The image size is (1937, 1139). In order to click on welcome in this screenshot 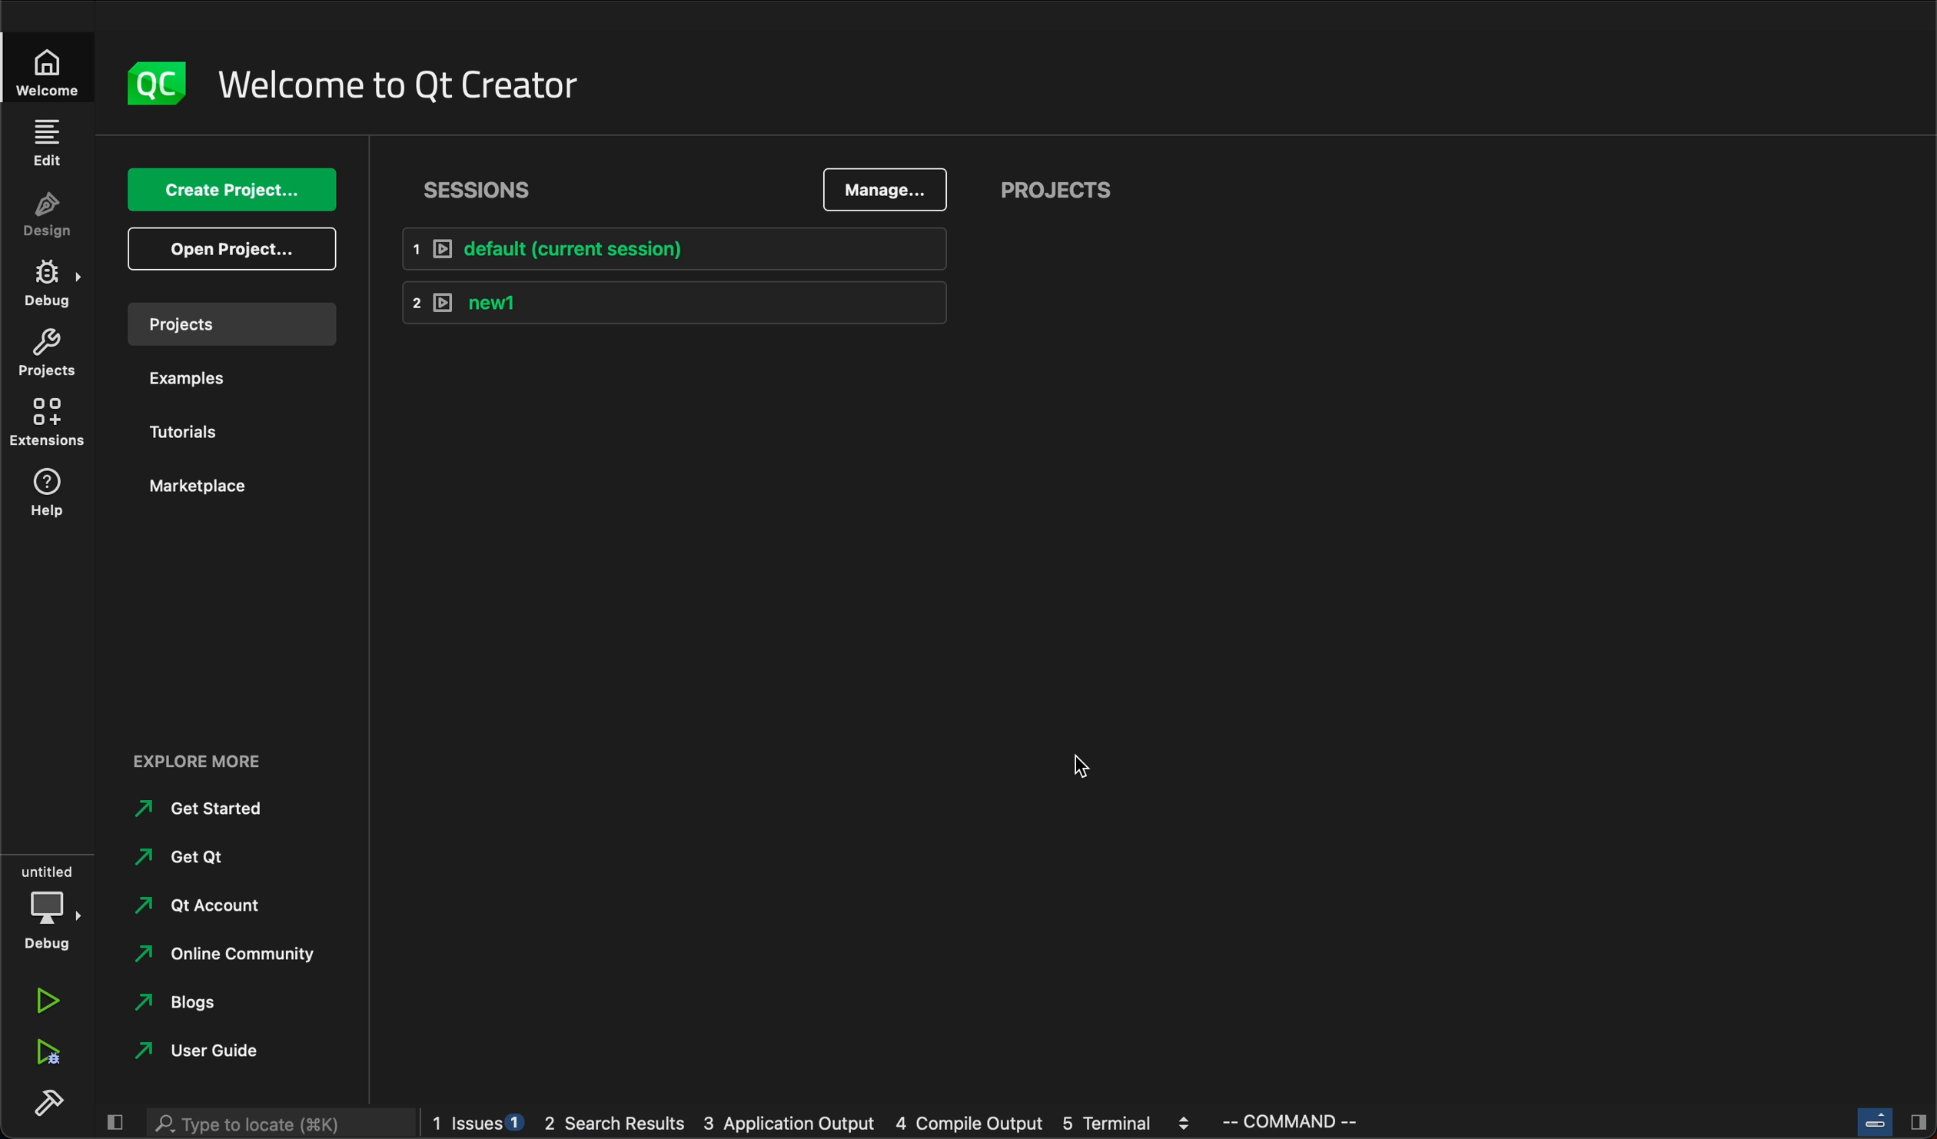, I will do `click(403, 85)`.